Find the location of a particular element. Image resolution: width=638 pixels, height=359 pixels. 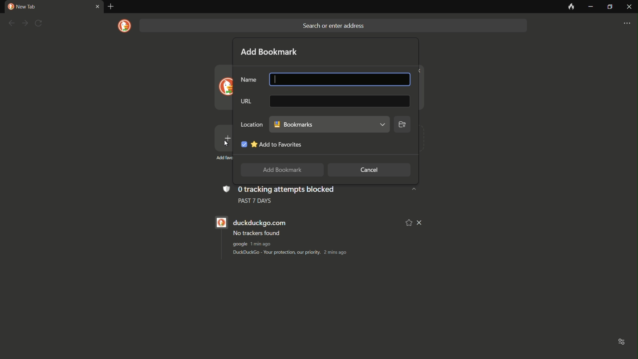

close tab is located at coordinates (97, 7).